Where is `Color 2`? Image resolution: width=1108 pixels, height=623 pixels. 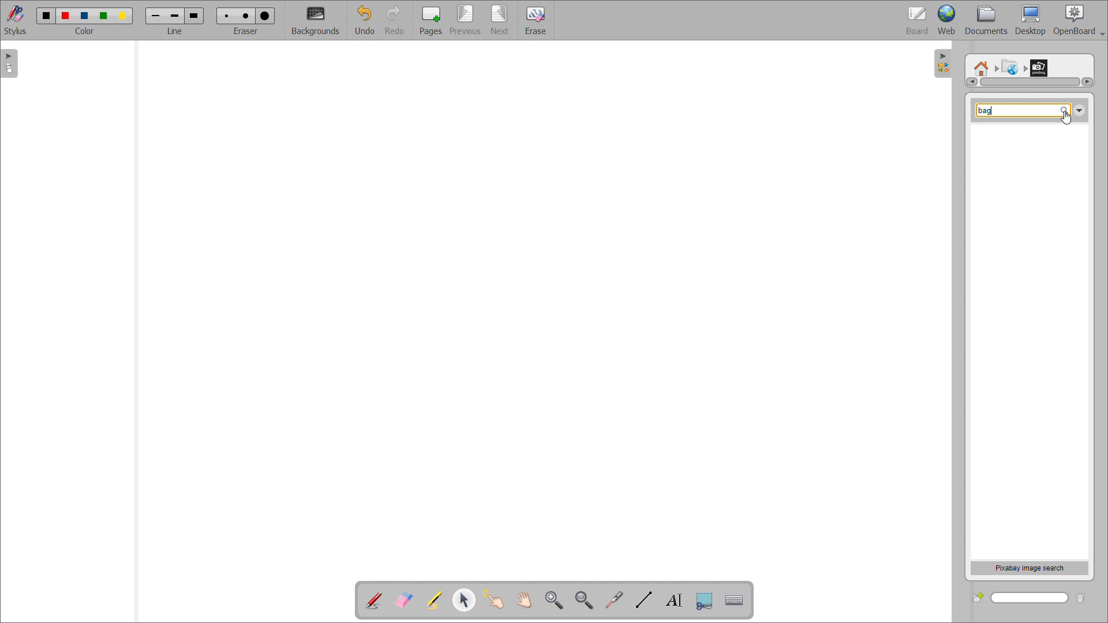 Color 2 is located at coordinates (66, 14).